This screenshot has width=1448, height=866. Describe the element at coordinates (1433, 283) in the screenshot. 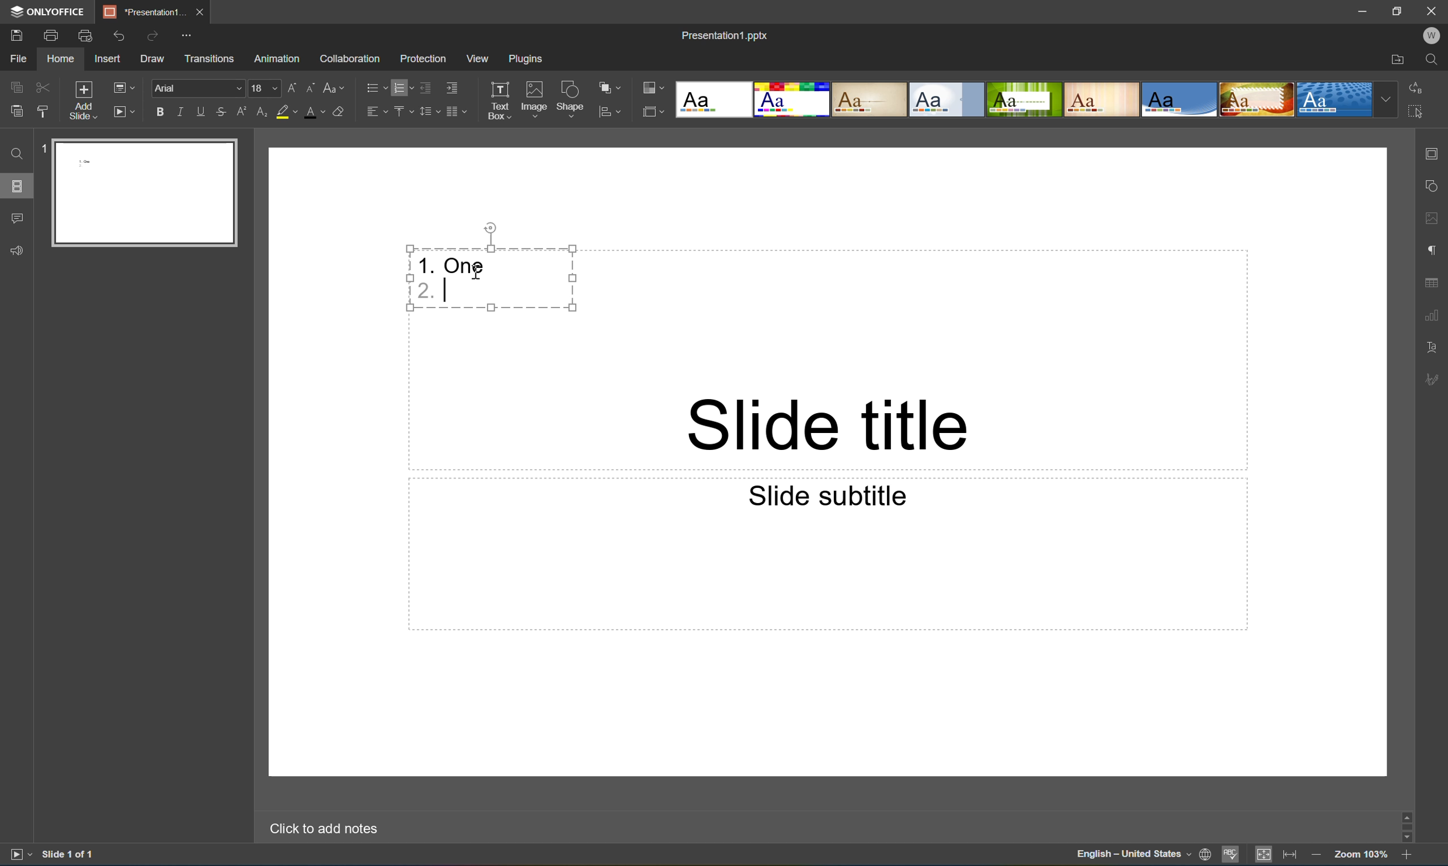

I see `Table settings` at that location.